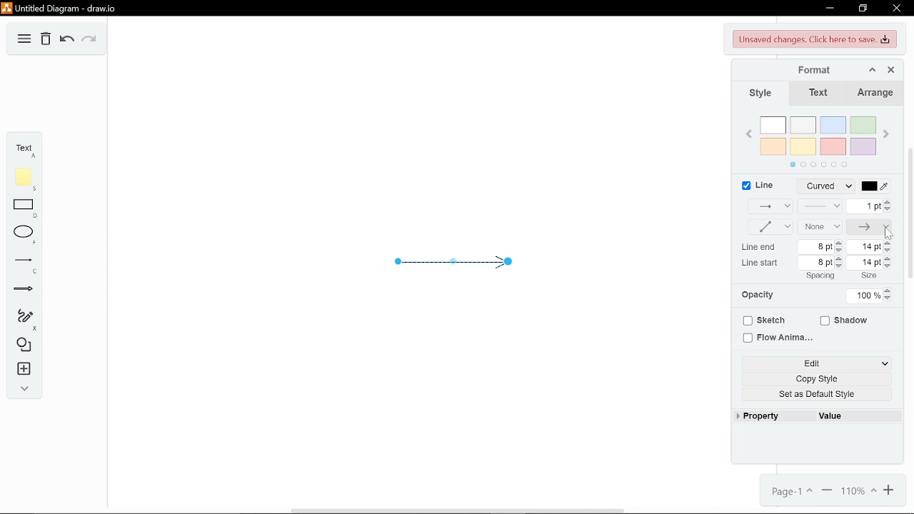 Image resolution: width=914 pixels, height=514 pixels. What do you see at coordinates (813, 40) in the screenshot?
I see `Unsaved changes. click here to save` at bounding box center [813, 40].